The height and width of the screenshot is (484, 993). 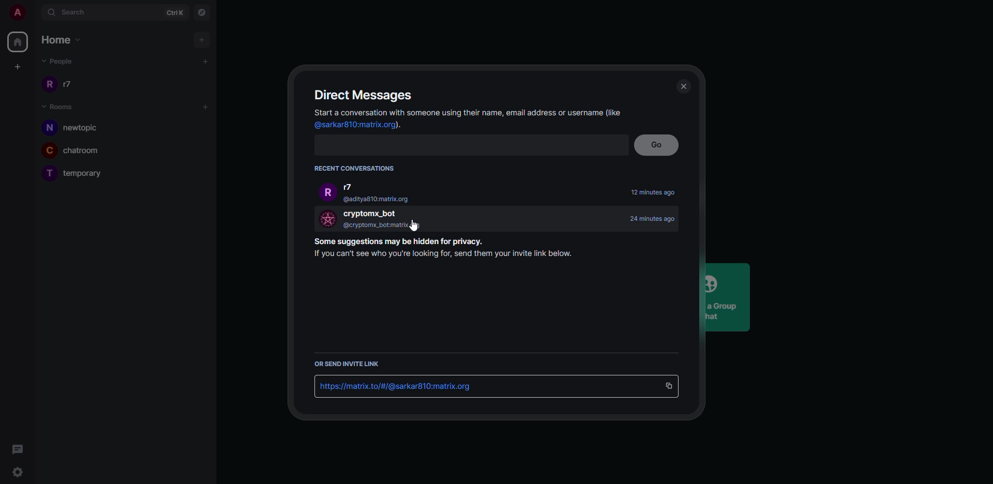 I want to click on people, so click(x=60, y=62).